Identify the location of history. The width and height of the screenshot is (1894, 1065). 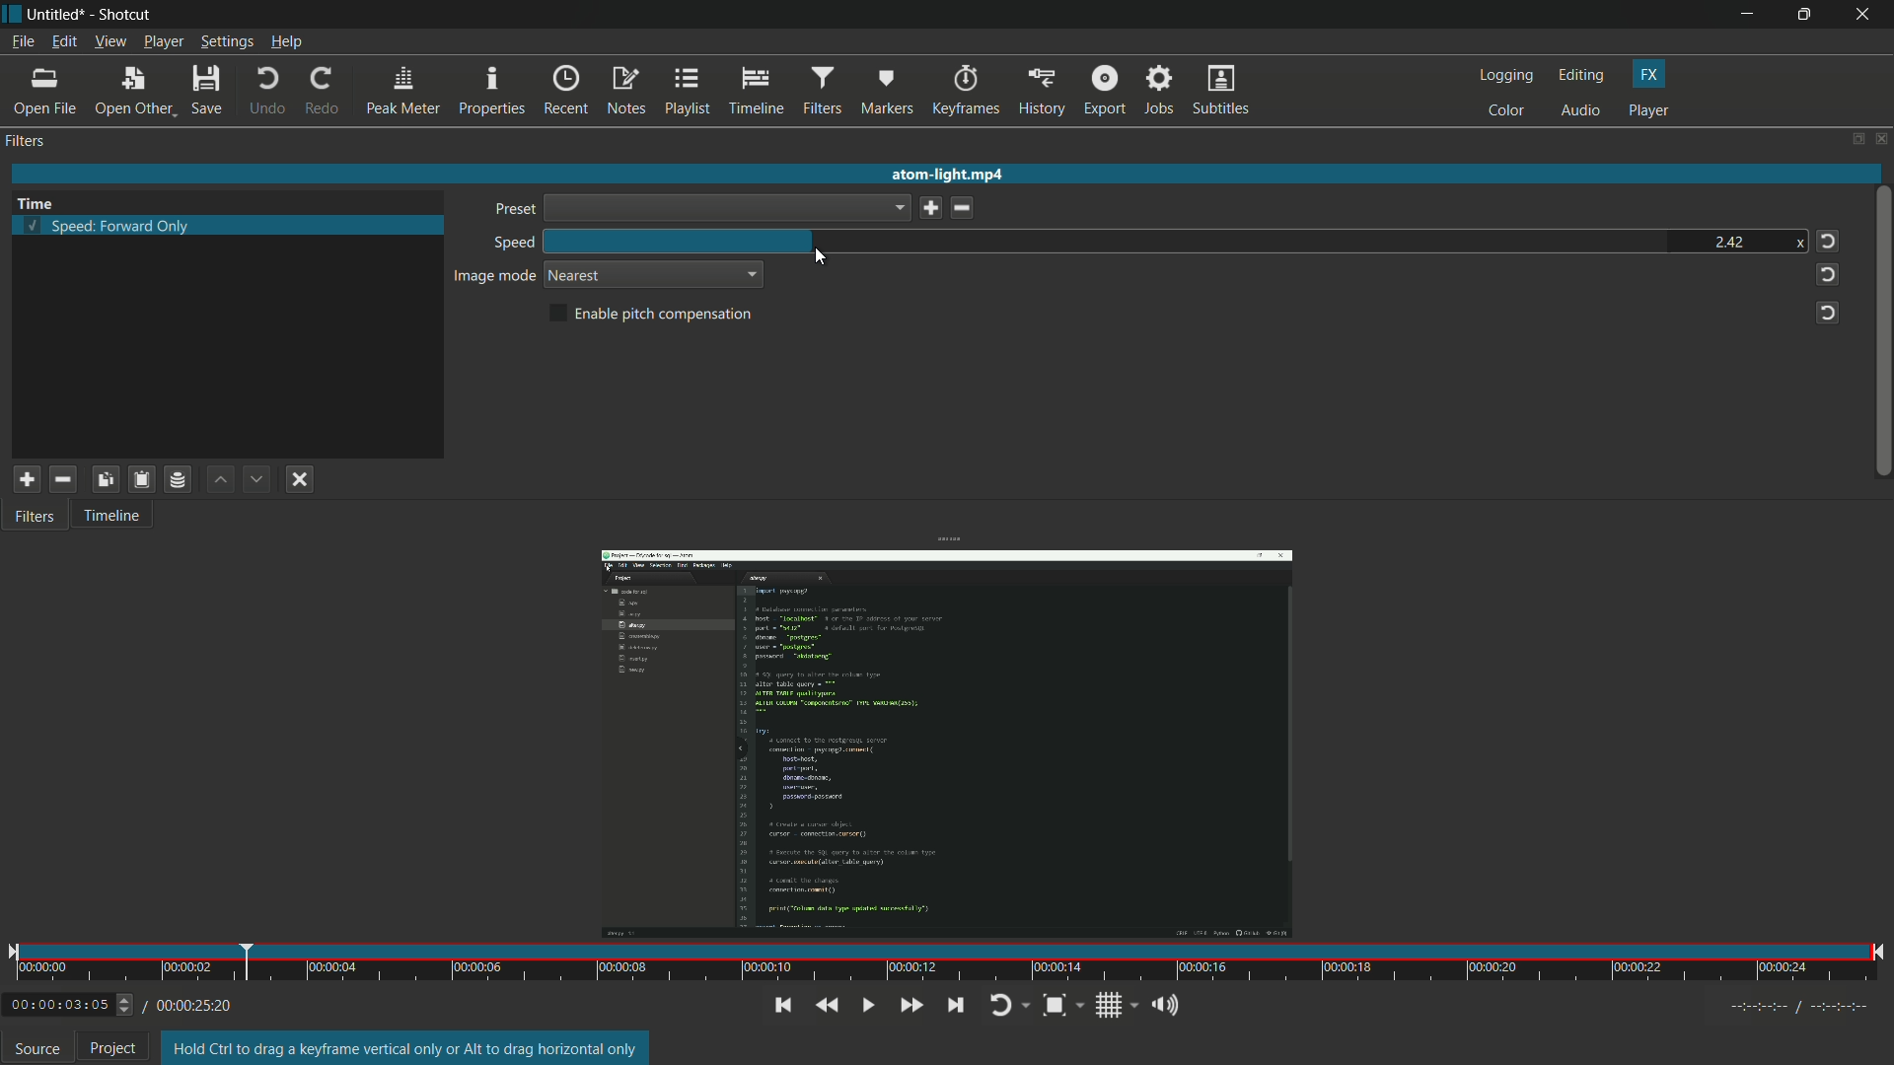
(1041, 92).